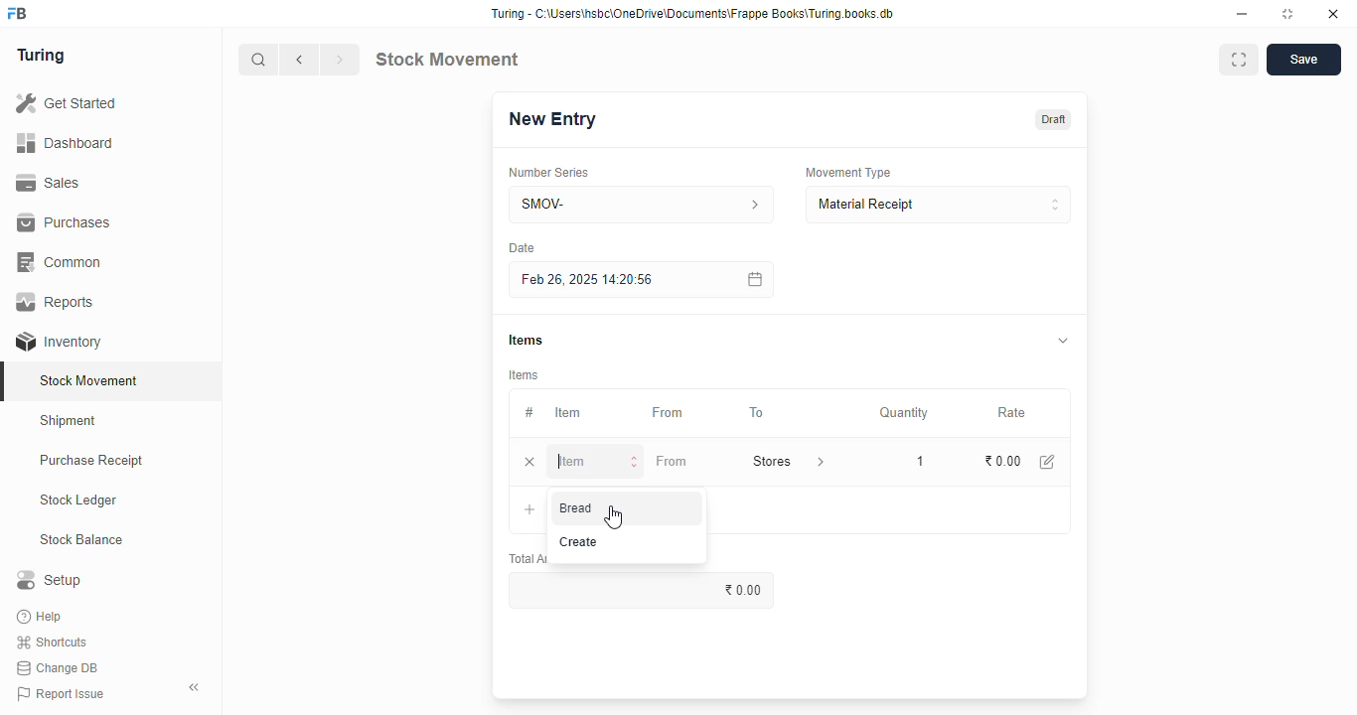 This screenshot has height=715, width=1357. Describe the element at coordinates (525, 375) in the screenshot. I see `items` at that location.